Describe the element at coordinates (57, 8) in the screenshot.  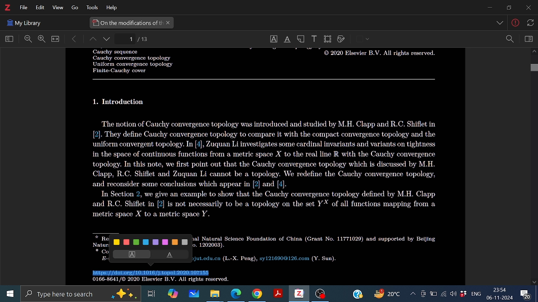
I see `View` at that location.